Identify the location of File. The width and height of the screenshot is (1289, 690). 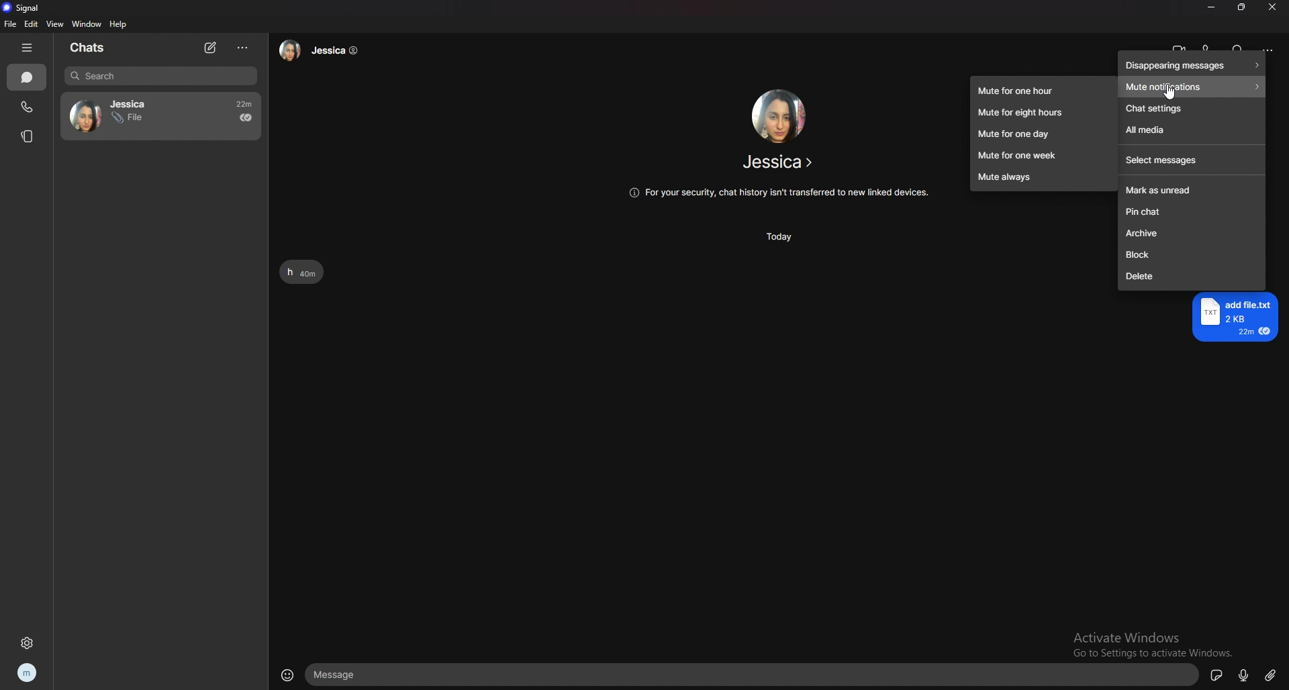
(127, 119).